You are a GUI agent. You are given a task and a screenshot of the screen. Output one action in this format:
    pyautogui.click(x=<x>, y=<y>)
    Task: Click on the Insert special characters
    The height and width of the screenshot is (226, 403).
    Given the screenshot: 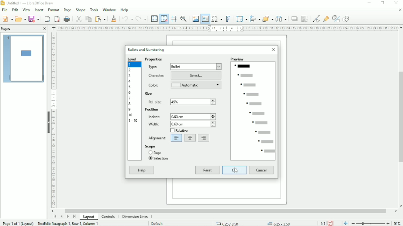 What is the action you would take?
    pyautogui.click(x=217, y=19)
    